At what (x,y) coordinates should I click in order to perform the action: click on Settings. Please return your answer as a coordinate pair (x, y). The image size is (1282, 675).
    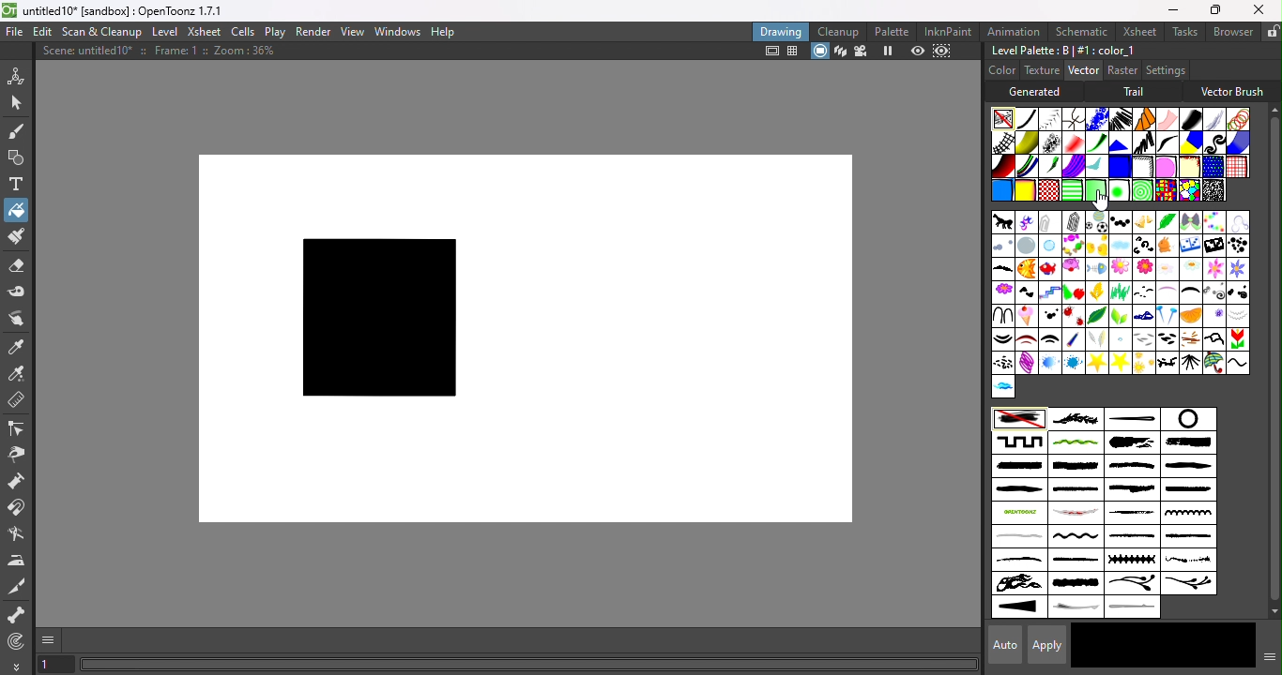
    Looking at the image, I should click on (1165, 69).